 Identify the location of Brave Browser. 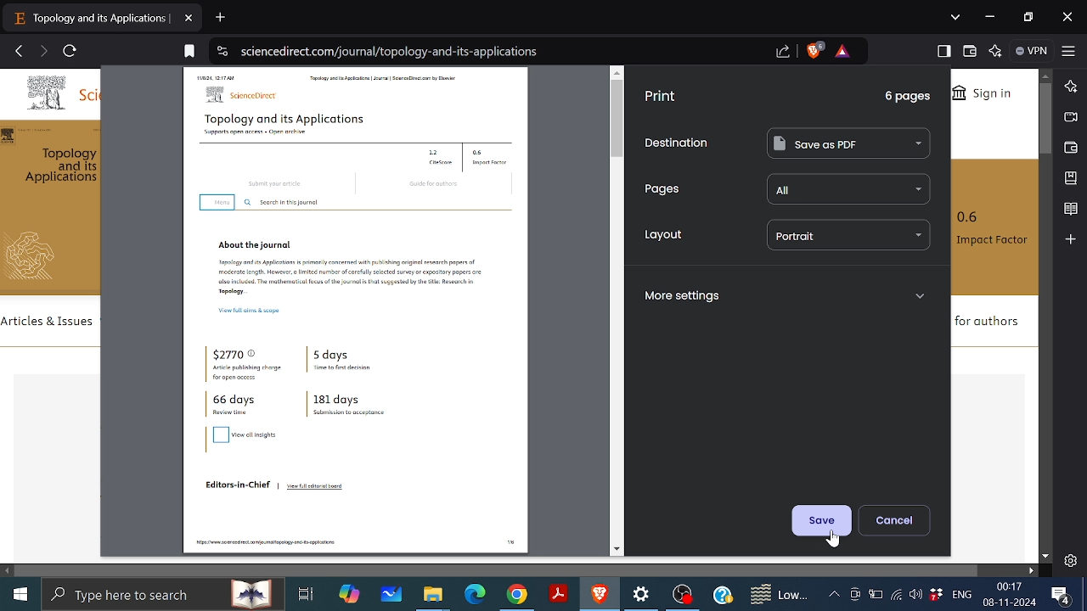
(600, 595).